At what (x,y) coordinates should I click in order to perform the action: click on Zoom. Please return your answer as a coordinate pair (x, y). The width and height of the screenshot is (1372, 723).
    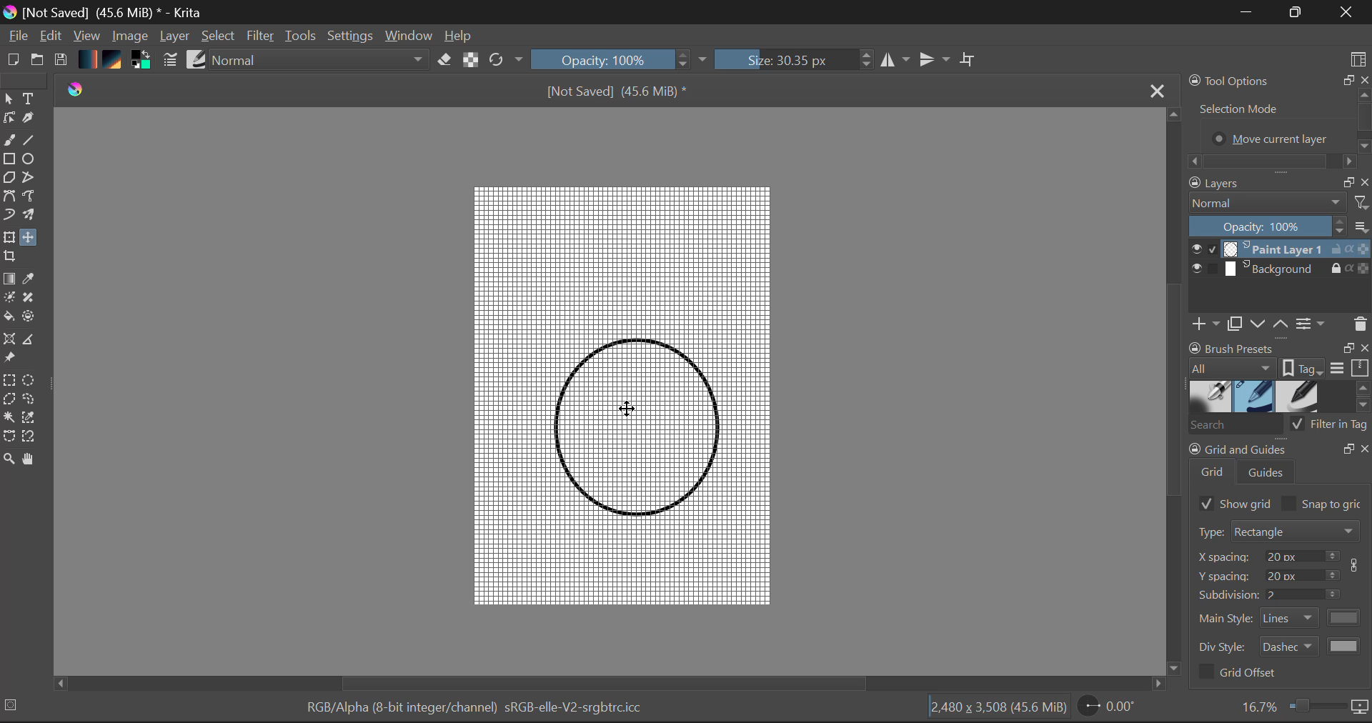
    Looking at the image, I should click on (1303, 707).